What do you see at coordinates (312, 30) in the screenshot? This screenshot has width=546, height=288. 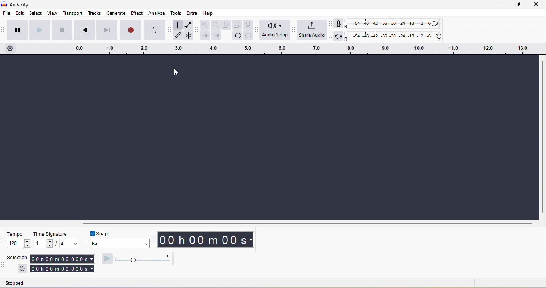 I see `share audio` at bounding box center [312, 30].